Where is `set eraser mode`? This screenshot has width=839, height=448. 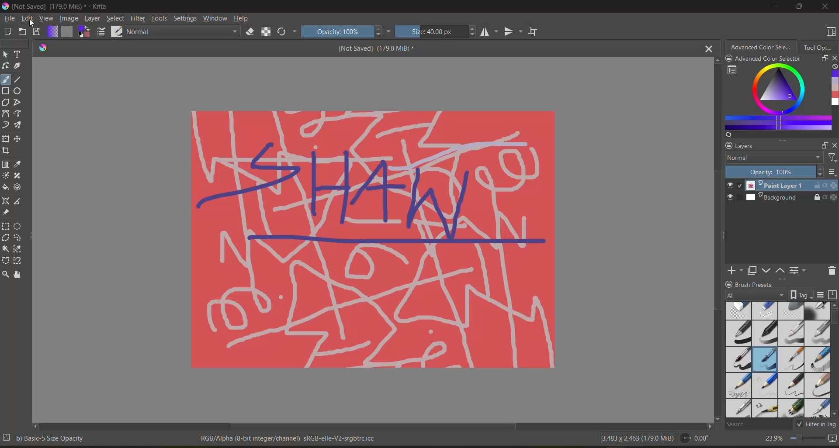 set eraser mode is located at coordinates (250, 33).